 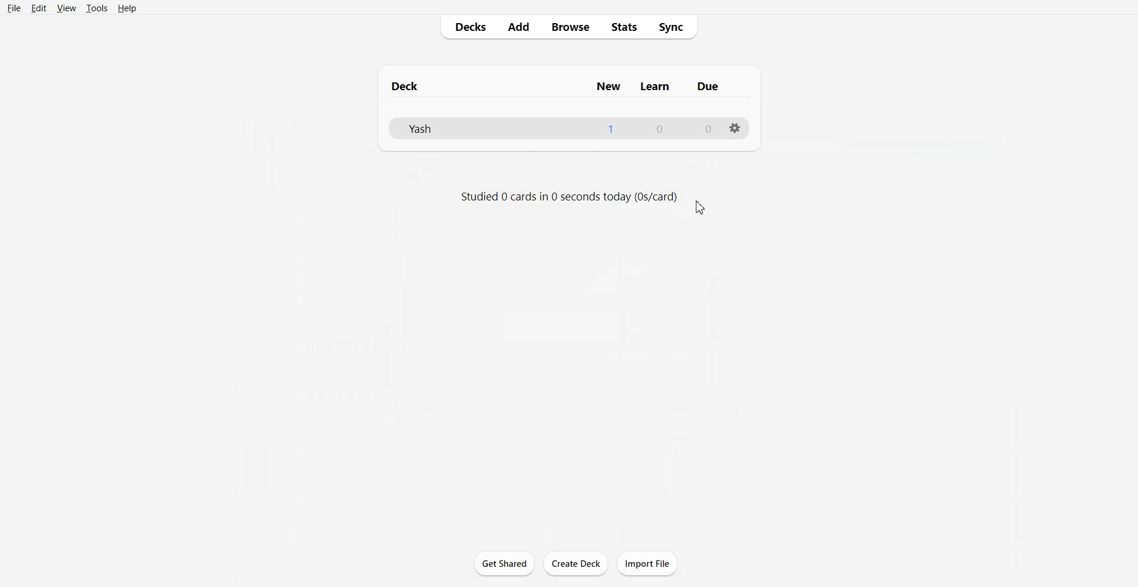 What do you see at coordinates (569, 197) in the screenshot?
I see `Text 2` at bounding box center [569, 197].